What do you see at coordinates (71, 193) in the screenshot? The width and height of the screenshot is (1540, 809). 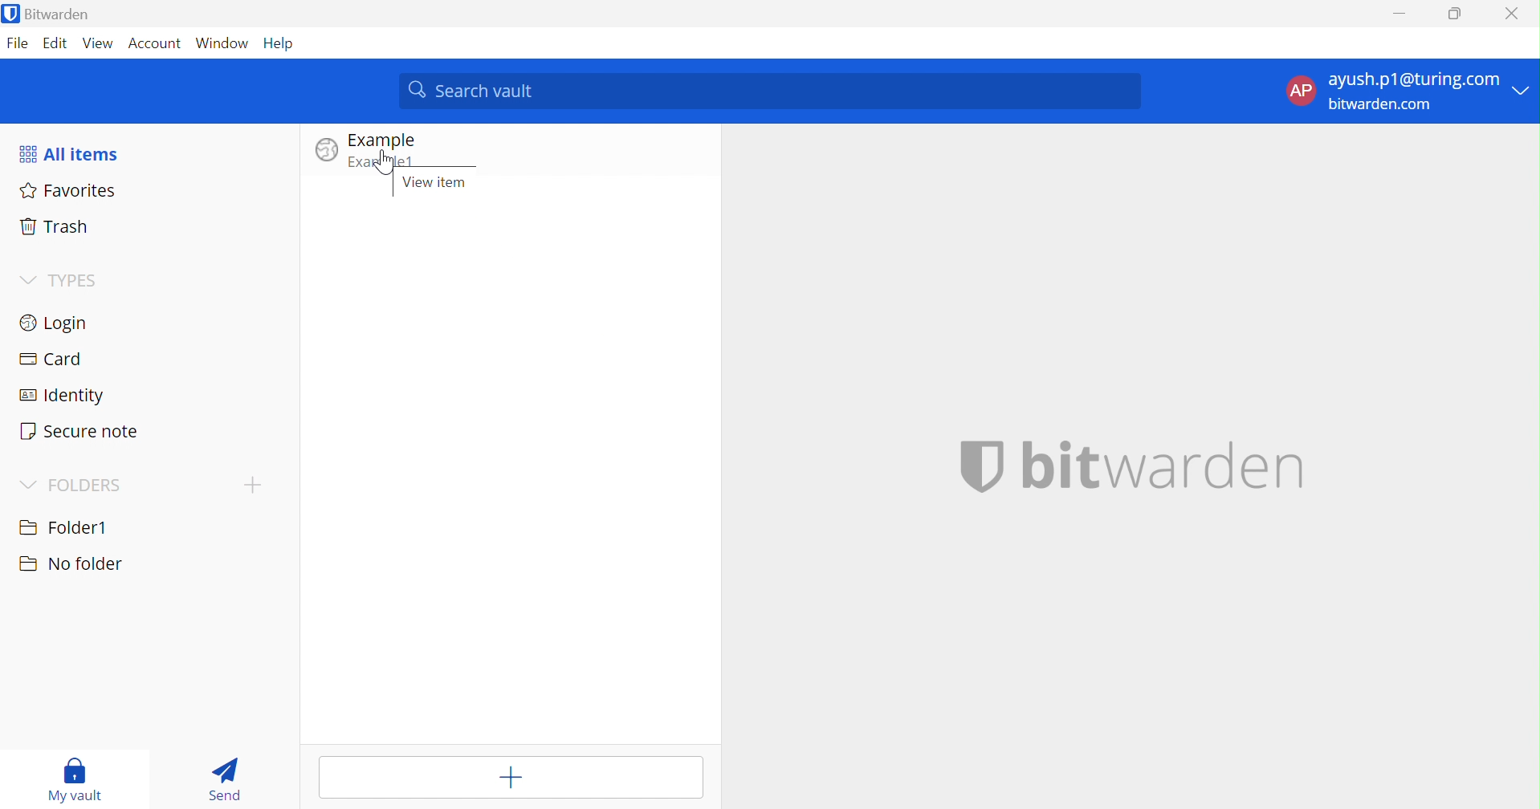 I see `Favorites` at bounding box center [71, 193].